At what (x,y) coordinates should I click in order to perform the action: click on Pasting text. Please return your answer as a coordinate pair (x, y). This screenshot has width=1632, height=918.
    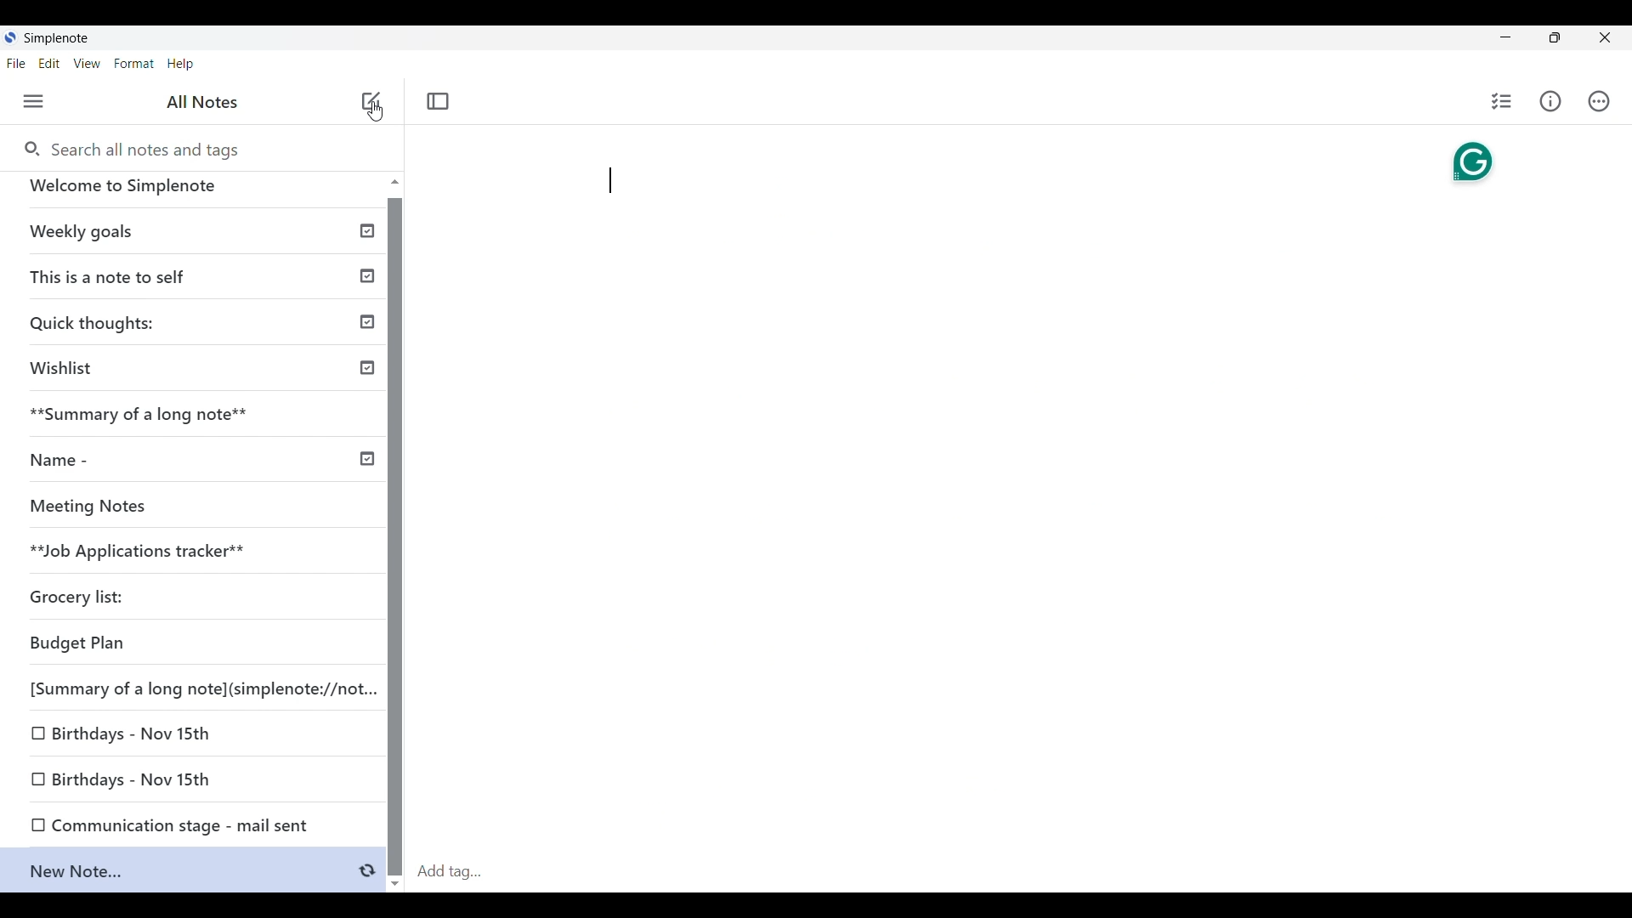
    Looking at the image, I should click on (610, 180).